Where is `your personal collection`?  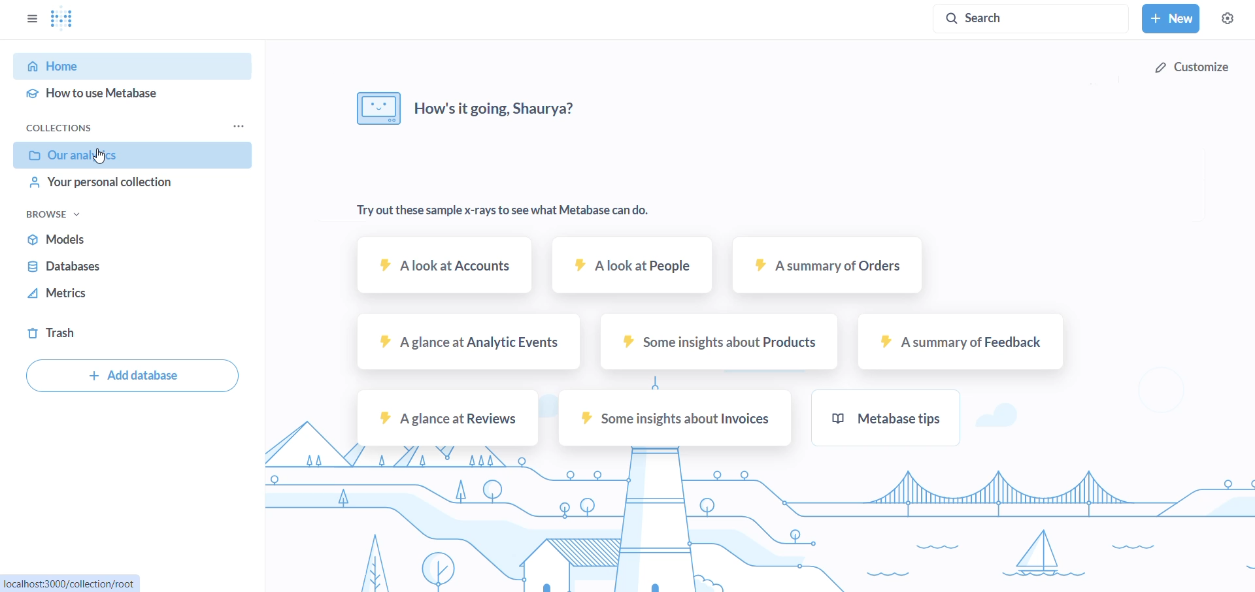 your personal collection is located at coordinates (123, 189).